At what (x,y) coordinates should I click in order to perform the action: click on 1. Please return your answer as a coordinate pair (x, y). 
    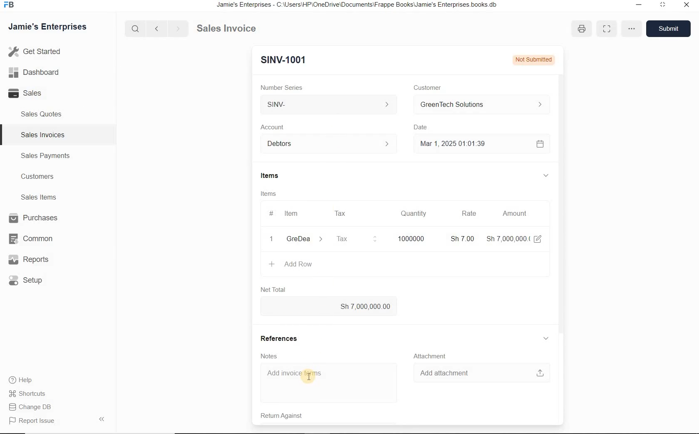
    Looking at the image, I should click on (272, 239).